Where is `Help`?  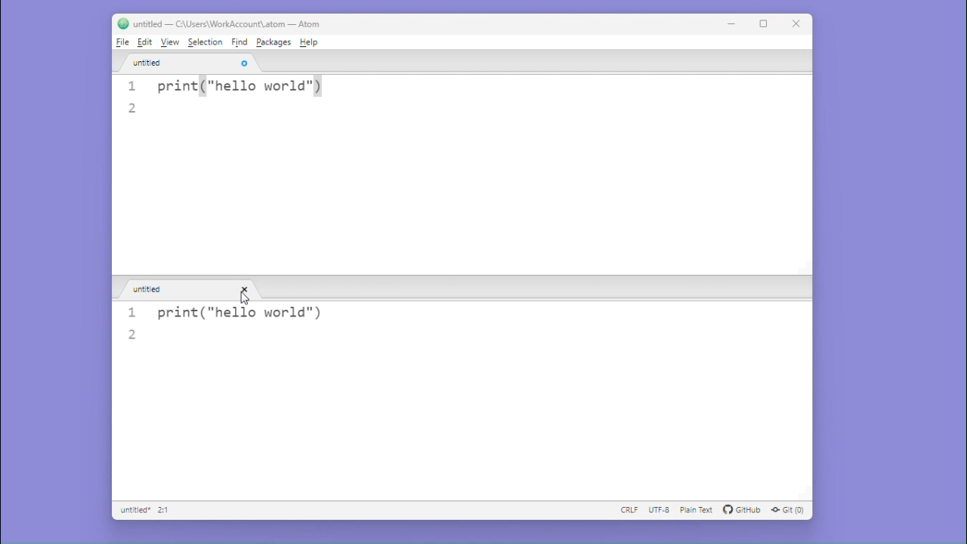 Help is located at coordinates (313, 43).